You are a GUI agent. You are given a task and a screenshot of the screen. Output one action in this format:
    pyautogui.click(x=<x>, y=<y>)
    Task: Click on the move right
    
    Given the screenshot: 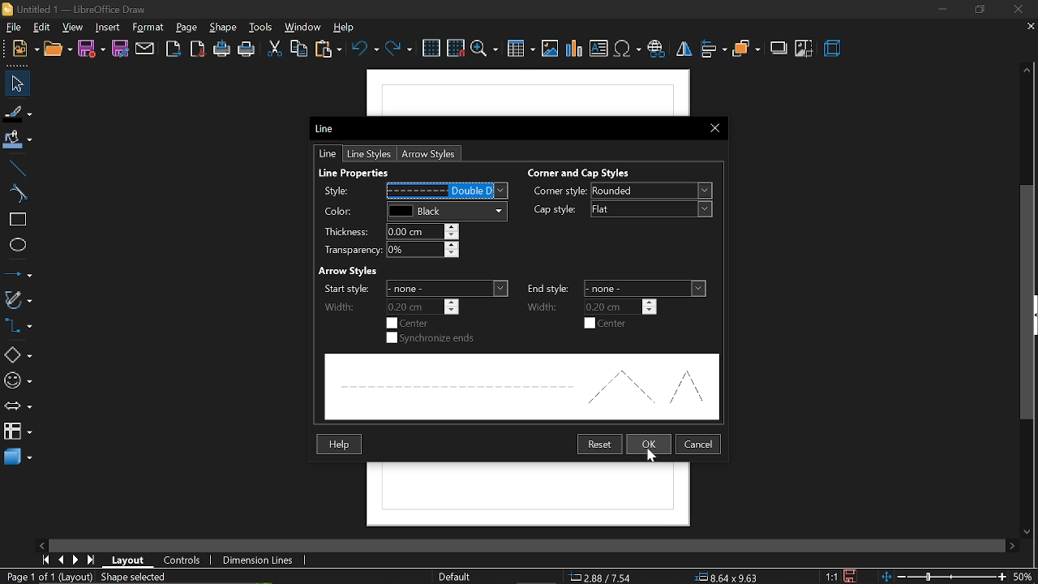 What is the action you would take?
    pyautogui.click(x=1014, y=544)
    